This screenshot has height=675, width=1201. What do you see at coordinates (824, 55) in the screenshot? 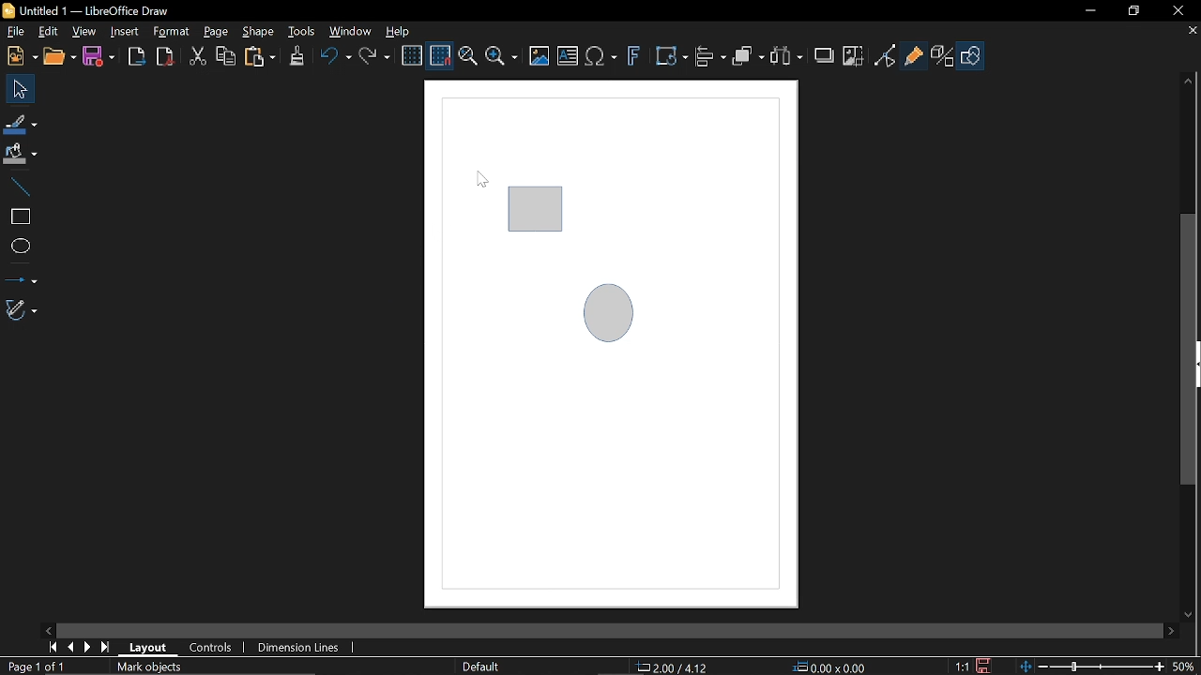
I see `Shadow` at bounding box center [824, 55].